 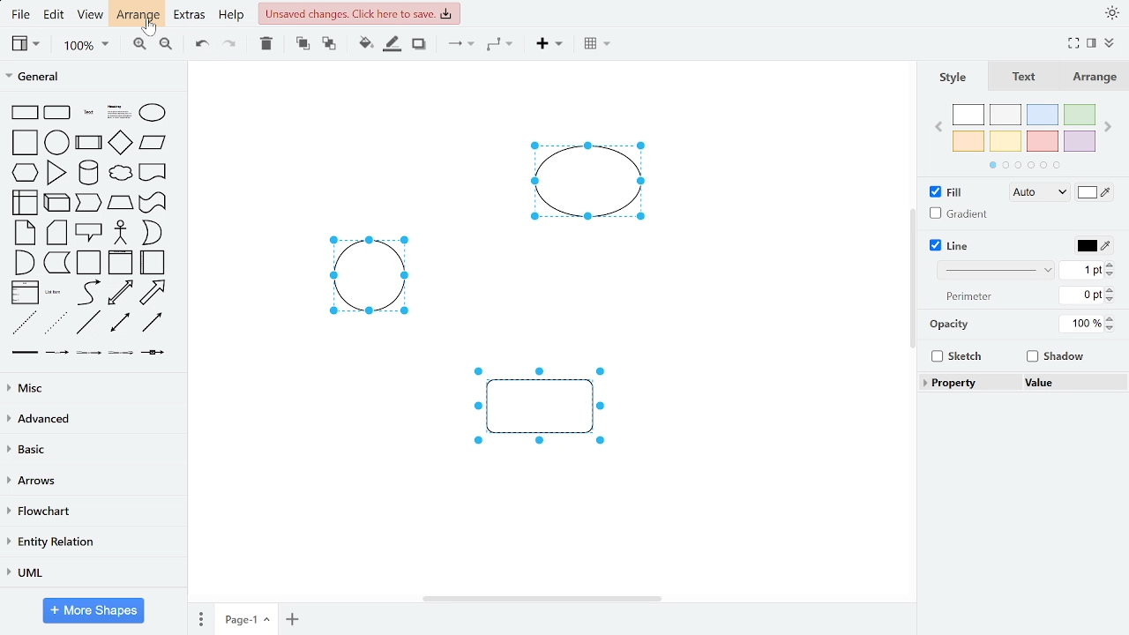 What do you see at coordinates (89, 451) in the screenshot?
I see `basic` at bounding box center [89, 451].